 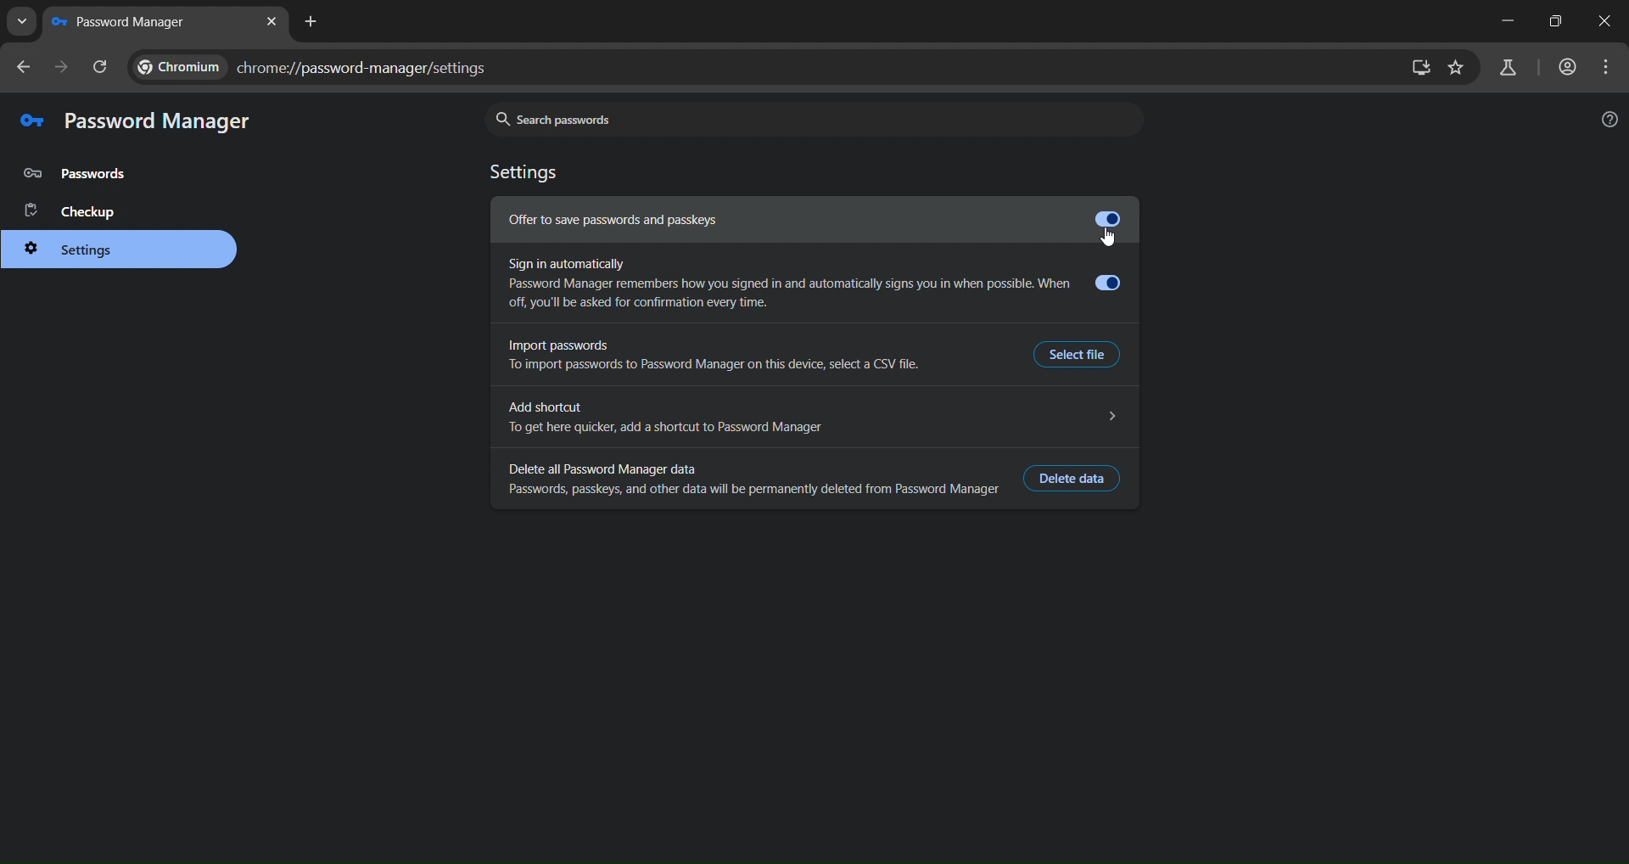 I want to click on sign in automatically Password manager sometimes remembers how you signed in and automatically signs you in when possible, so click(x=816, y=283).